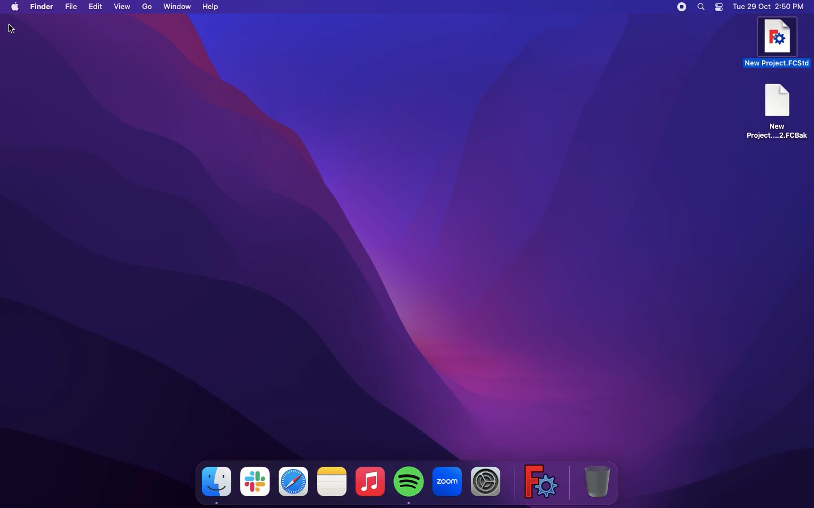 This screenshot has width=814, height=508. Describe the element at coordinates (293, 481) in the screenshot. I see `Safari` at that location.